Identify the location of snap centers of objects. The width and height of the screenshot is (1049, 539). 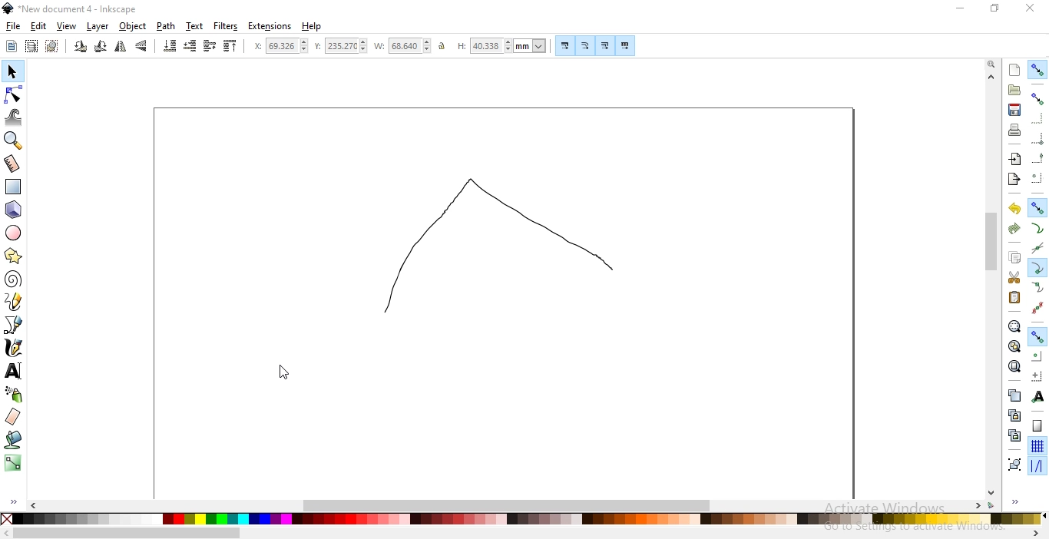
(1036, 355).